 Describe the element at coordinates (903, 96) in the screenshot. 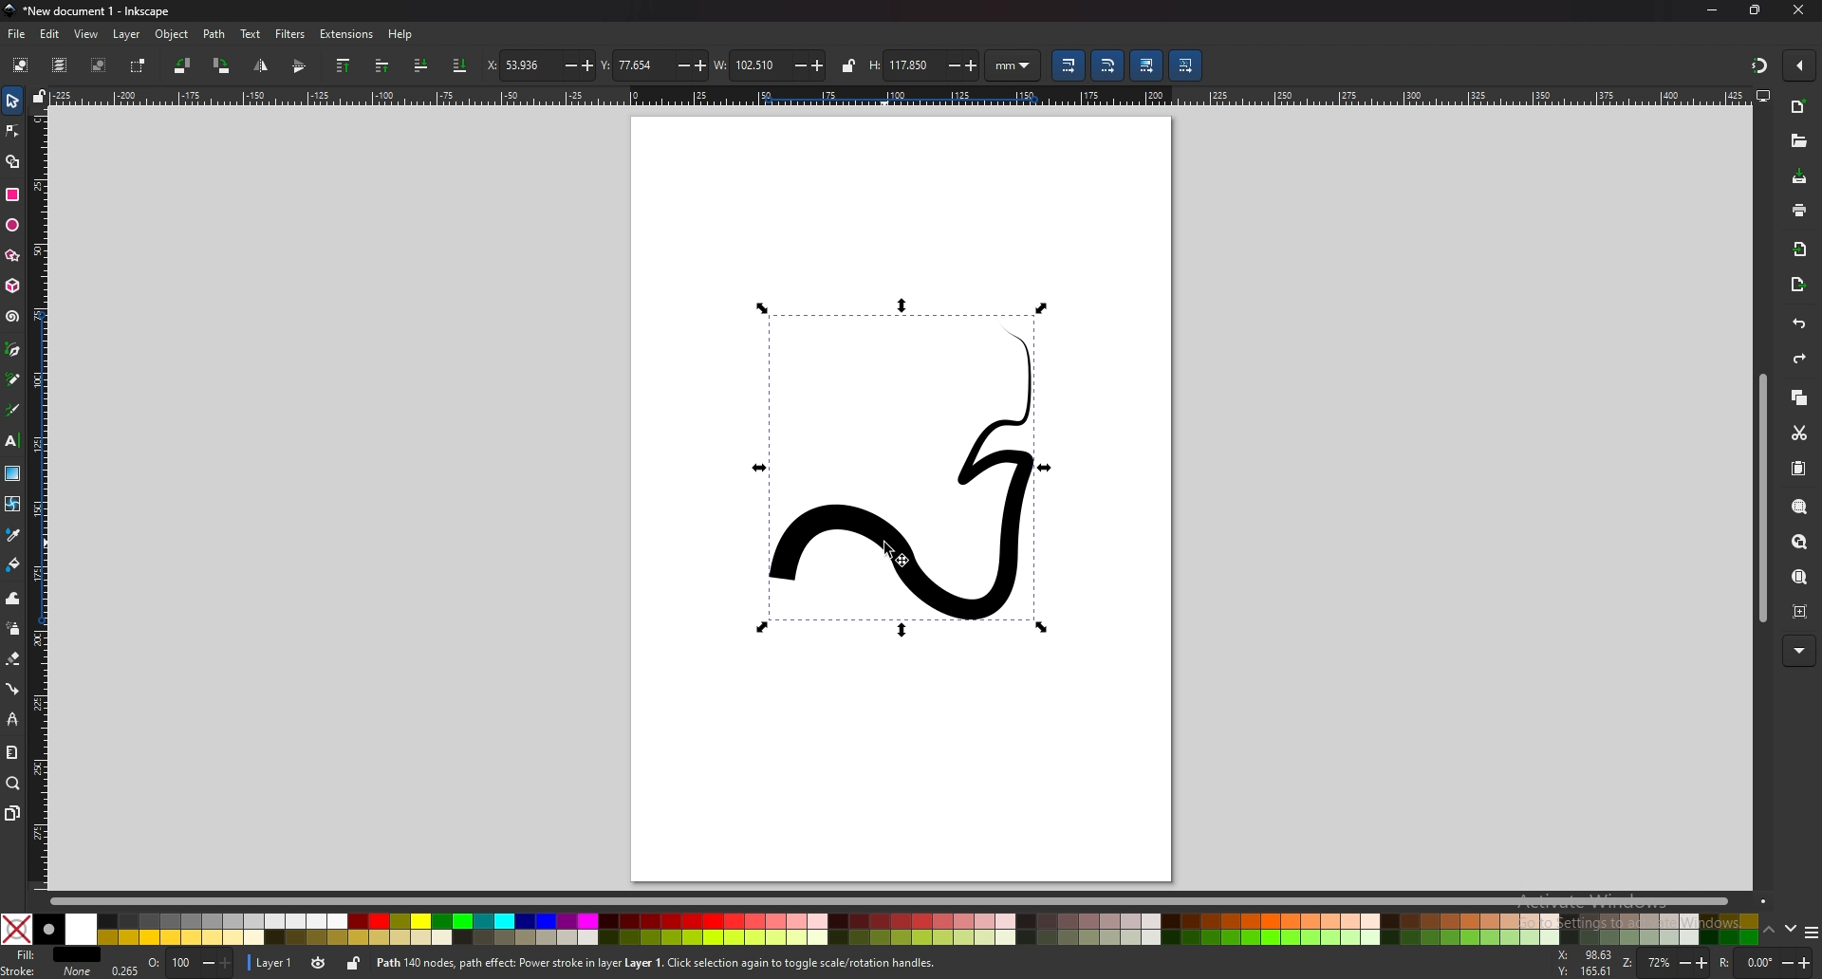

I see `horizontal ruler` at that location.